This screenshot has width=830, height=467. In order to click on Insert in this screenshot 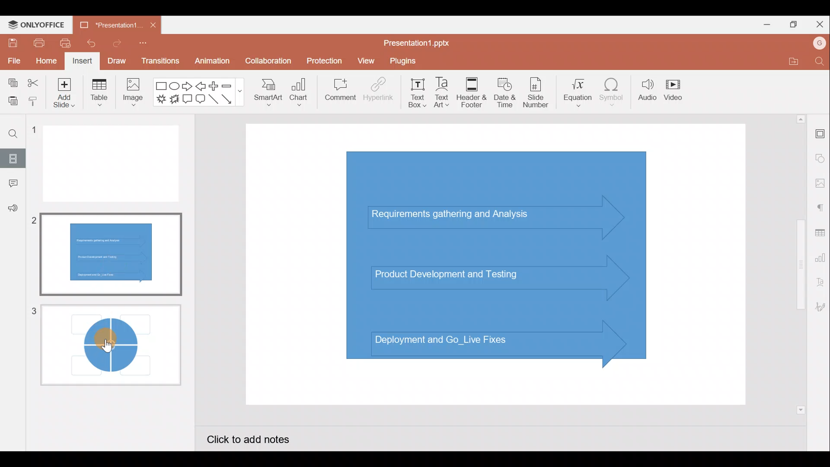, I will do `click(82, 61)`.